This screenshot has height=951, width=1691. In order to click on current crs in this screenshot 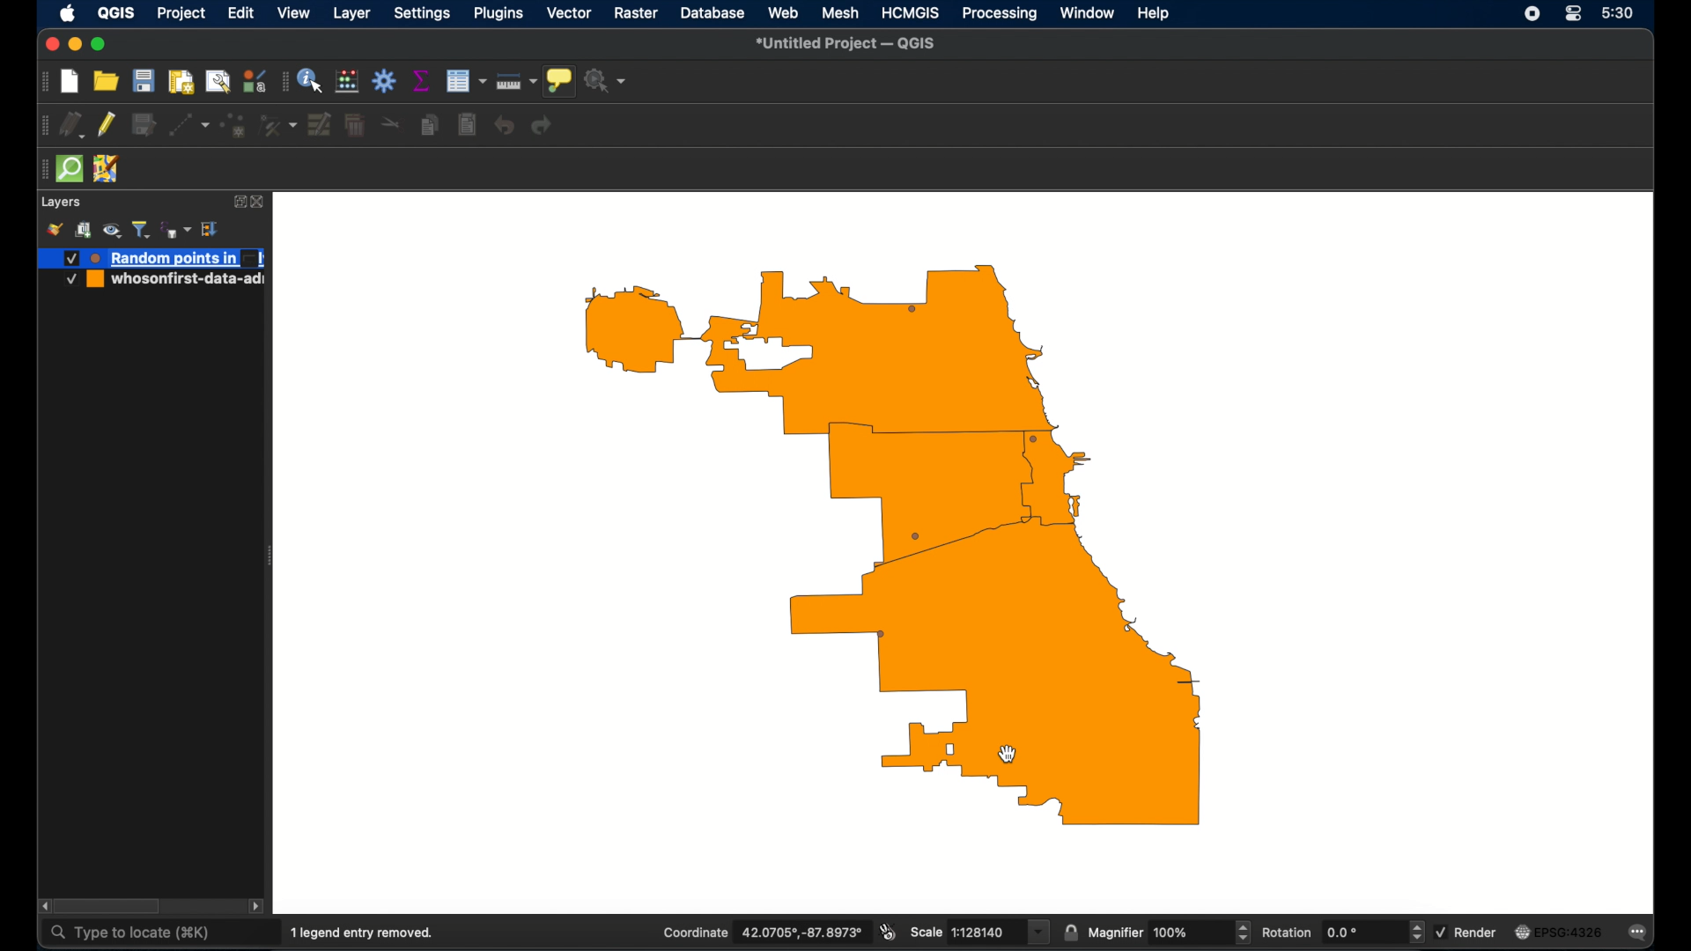, I will do `click(1558, 933)`.